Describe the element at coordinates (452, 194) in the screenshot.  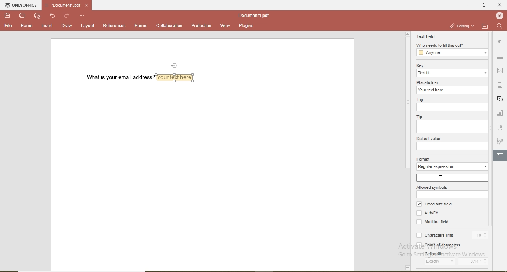
I see `allowed symbols input` at that location.